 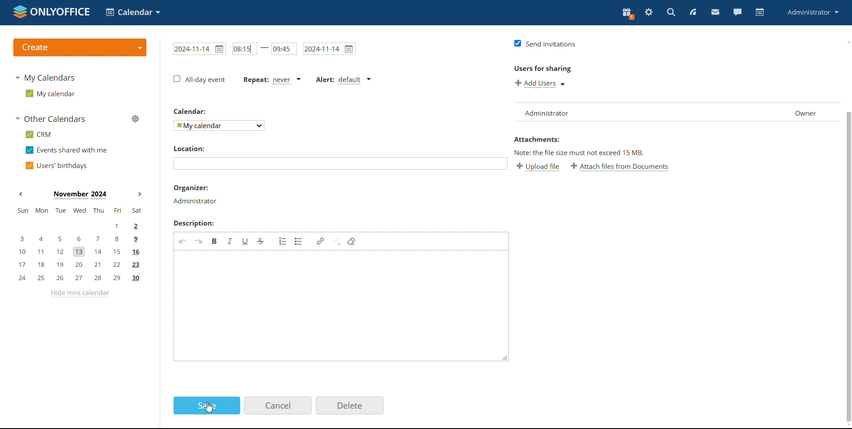 I want to click on manage, so click(x=135, y=119).